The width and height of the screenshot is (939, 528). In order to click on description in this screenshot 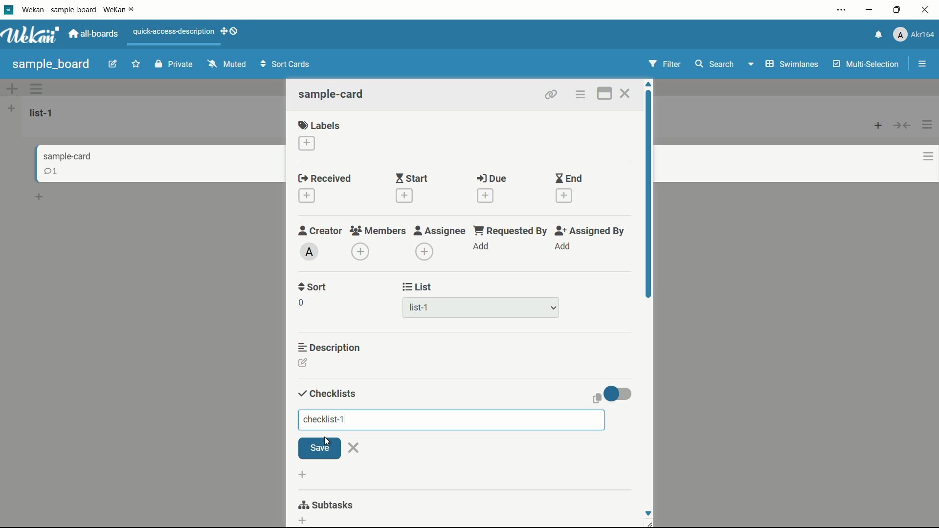, I will do `click(332, 348)`.